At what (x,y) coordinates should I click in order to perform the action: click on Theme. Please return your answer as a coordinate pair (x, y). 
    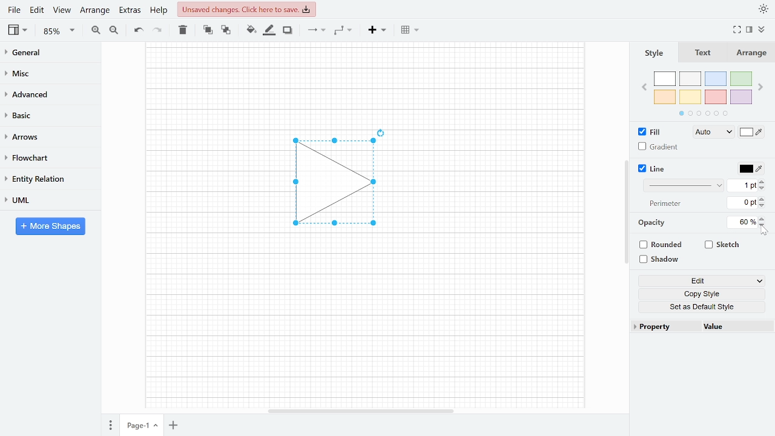
    Looking at the image, I should click on (764, 8).